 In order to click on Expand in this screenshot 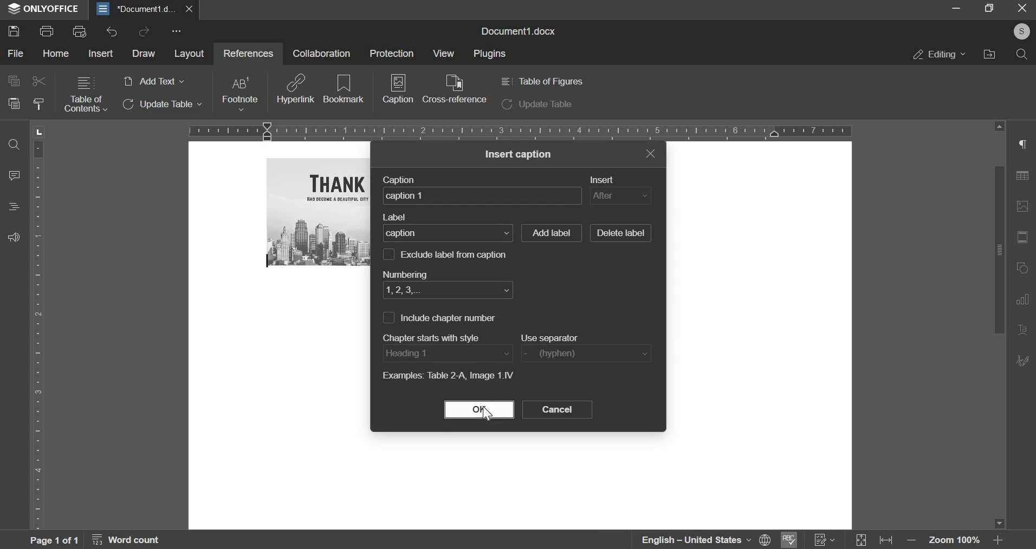, I will do `click(862, 541)`.